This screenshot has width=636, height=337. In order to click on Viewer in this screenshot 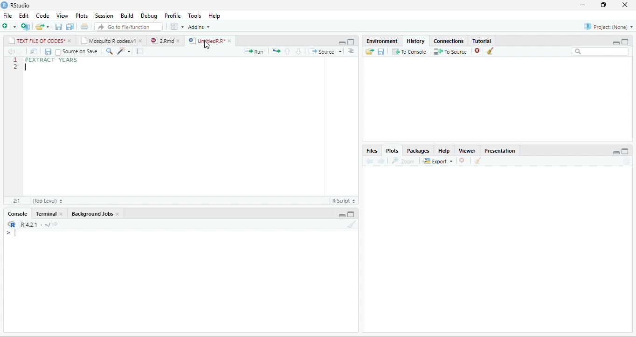, I will do `click(467, 151)`.